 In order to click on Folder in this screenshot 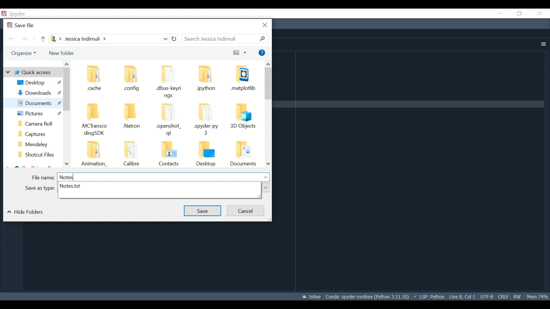, I will do `click(36, 144)`.